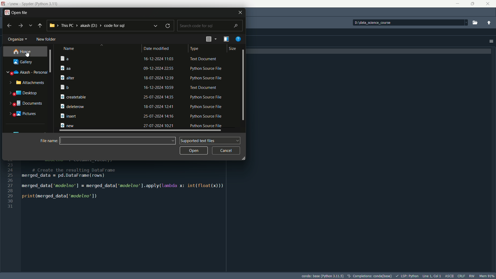  Describe the element at coordinates (46, 39) in the screenshot. I see `new folder` at that location.